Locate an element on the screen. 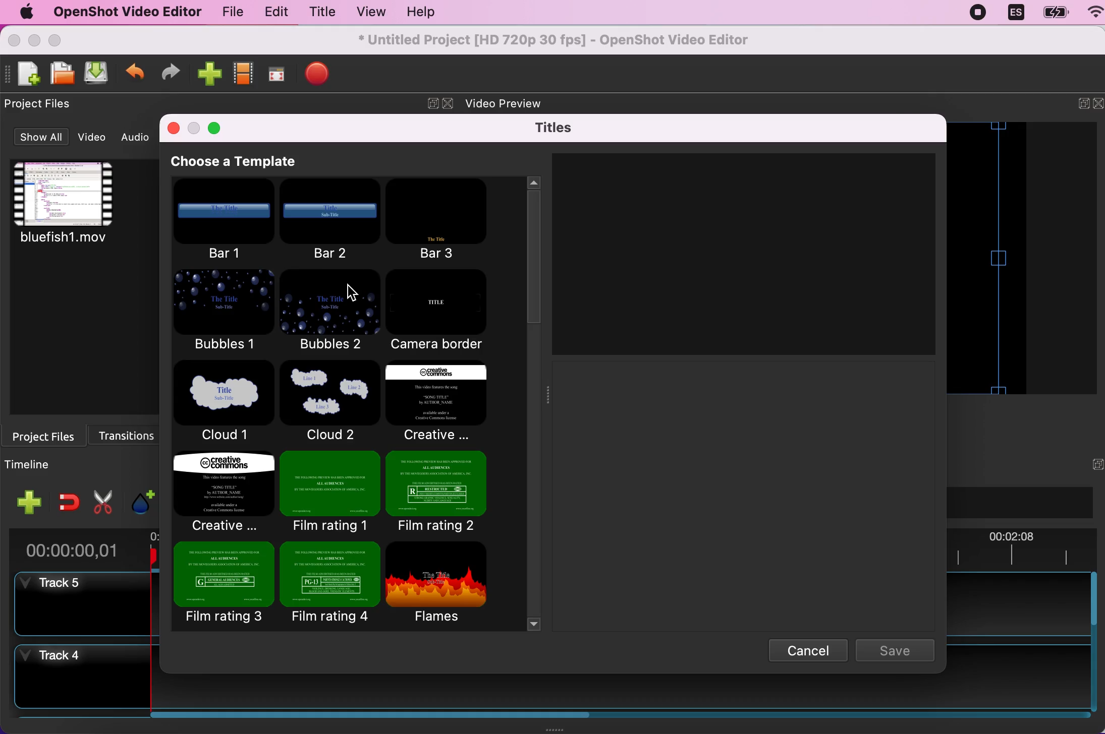 The image size is (1105, 734). track 5 is located at coordinates (76, 603).